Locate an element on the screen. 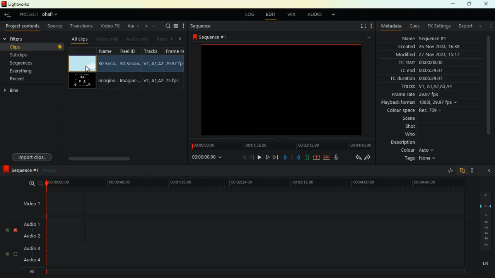  clips is located at coordinates (24, 47).